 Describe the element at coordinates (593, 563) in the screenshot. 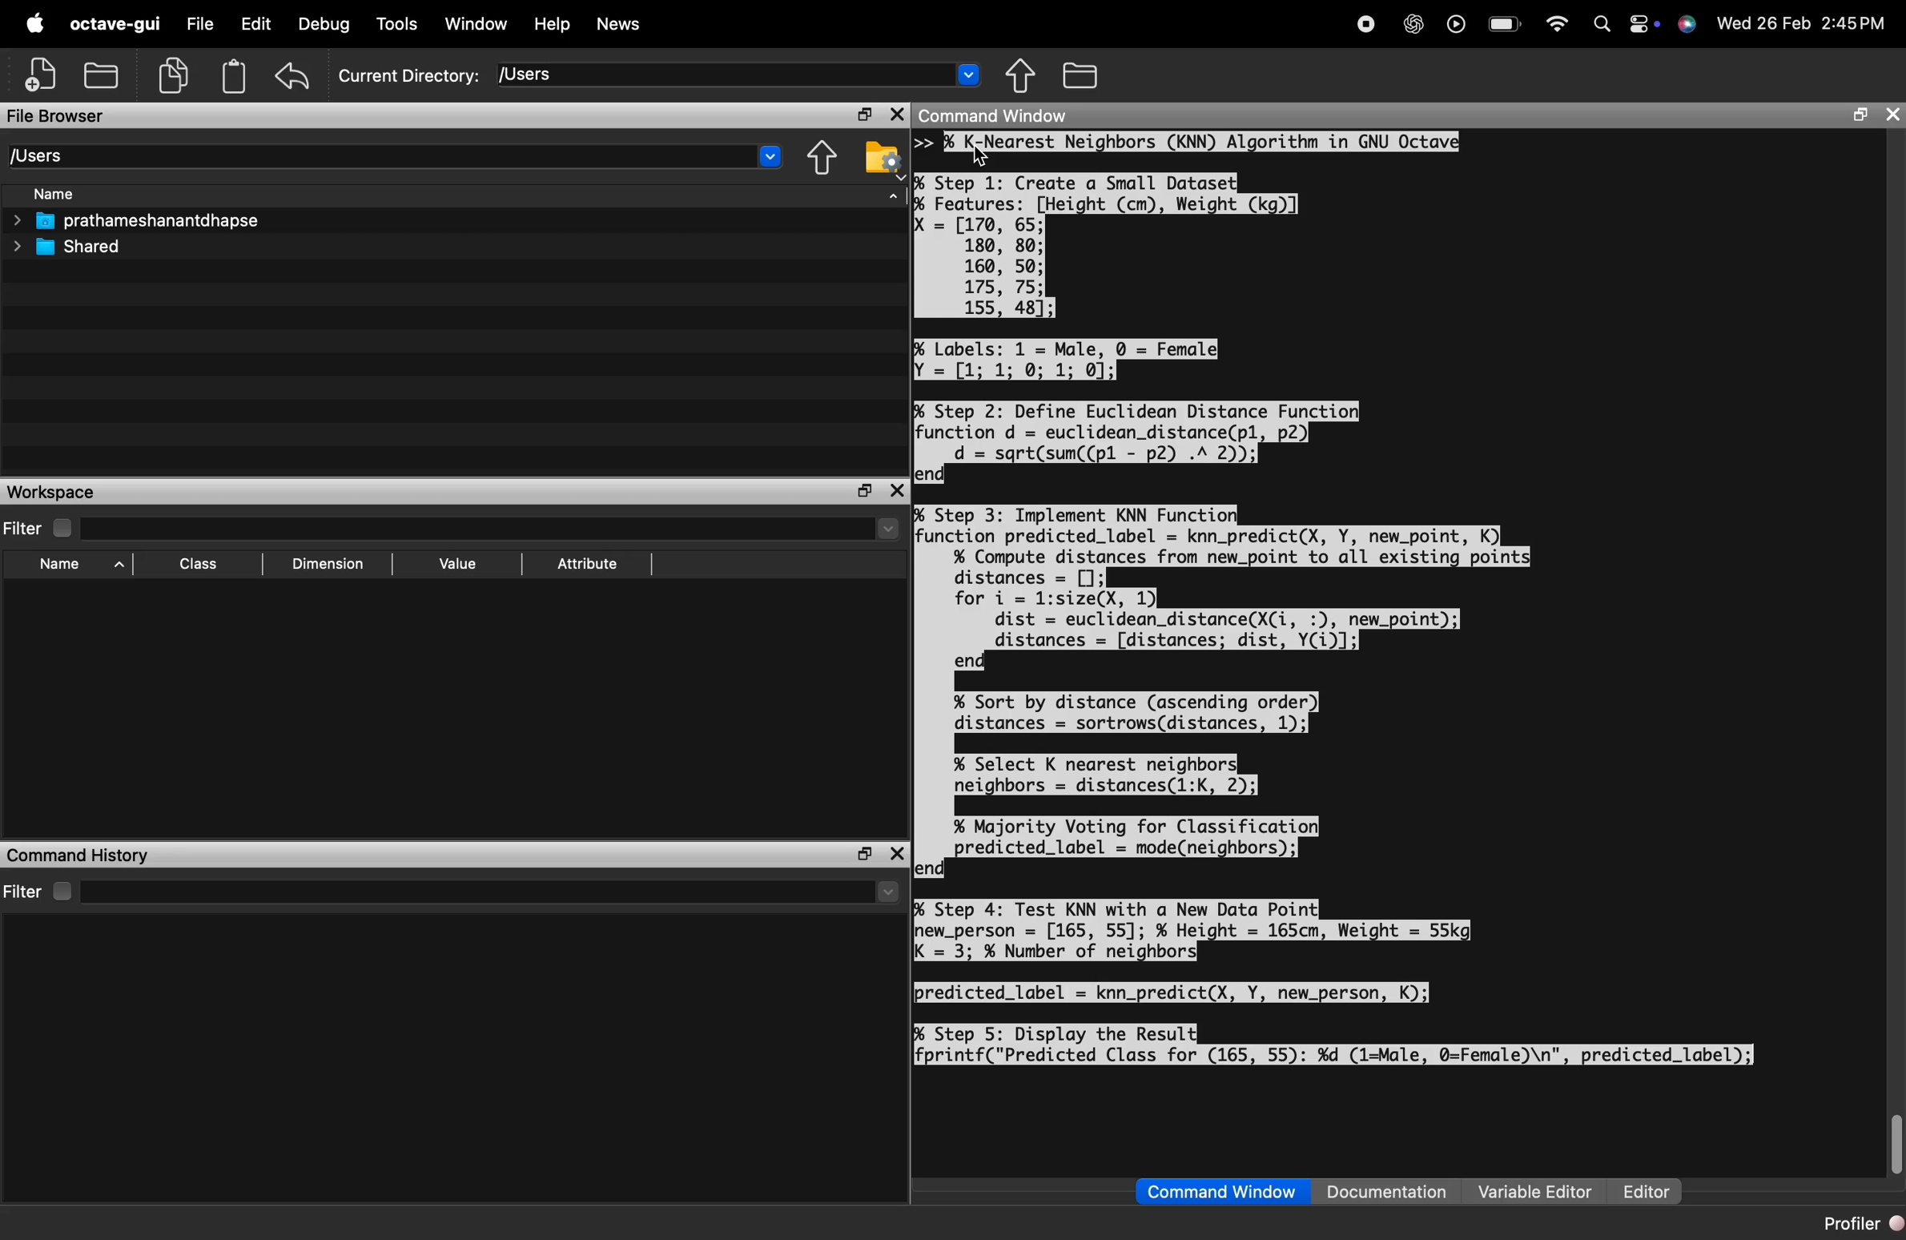

I see `Attribute` at that location.